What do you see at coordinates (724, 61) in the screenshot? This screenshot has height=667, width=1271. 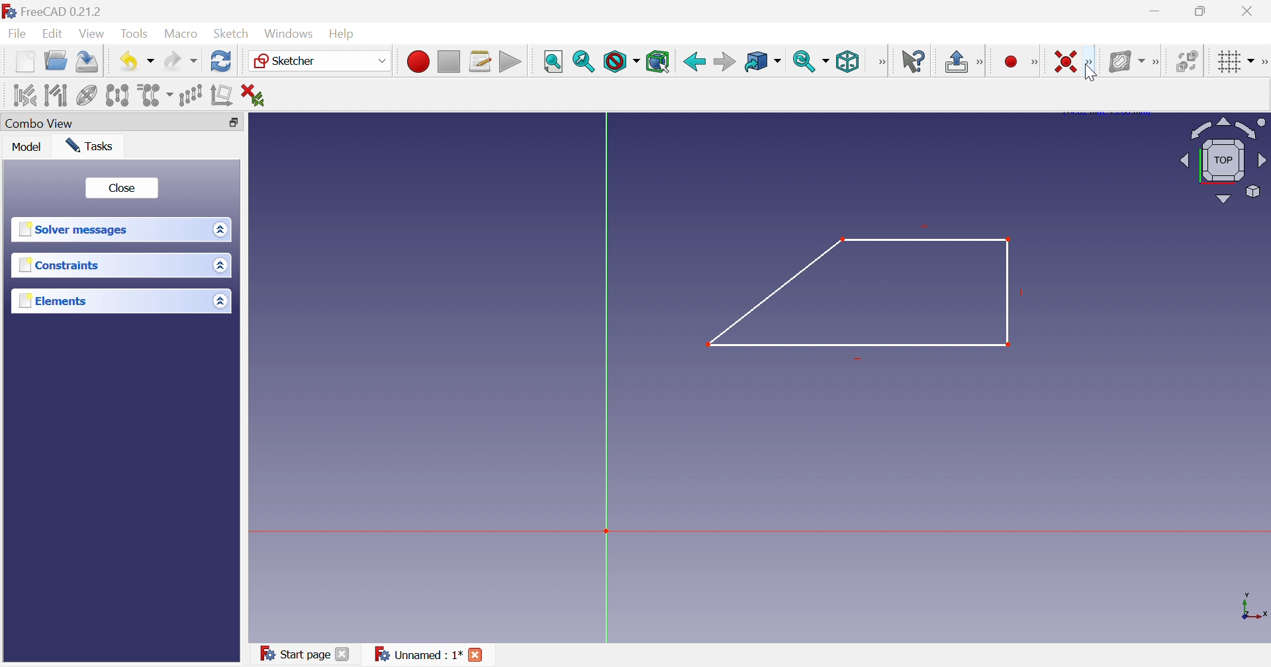 I see `Forward` at bounding box center [724, 61].